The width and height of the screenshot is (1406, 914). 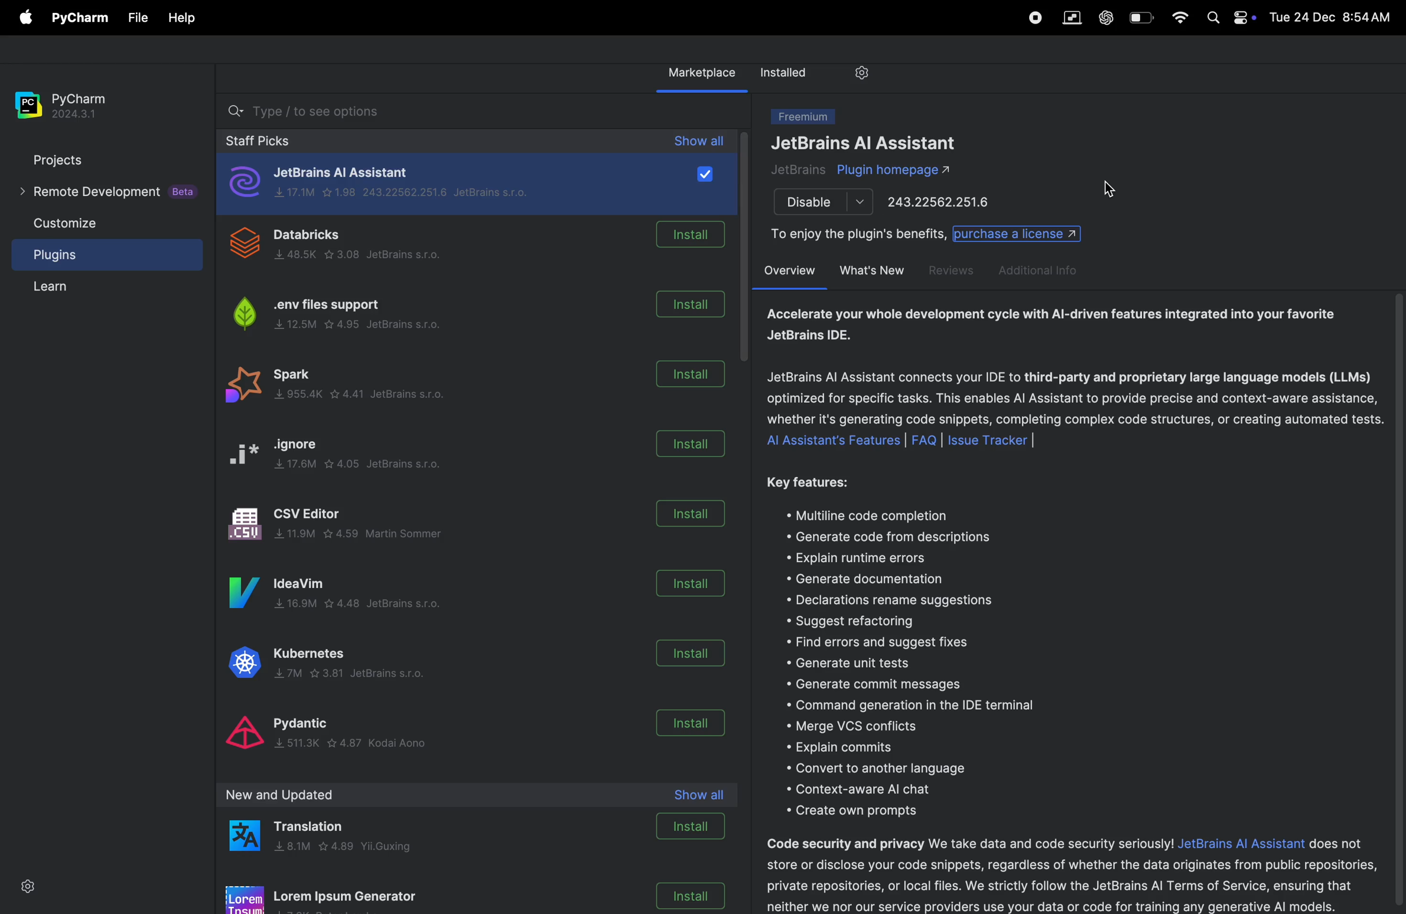 What do you see at coordinates (1070, 872) in the screenshot?
I see `security desription` at bounding box center [1070, 872].